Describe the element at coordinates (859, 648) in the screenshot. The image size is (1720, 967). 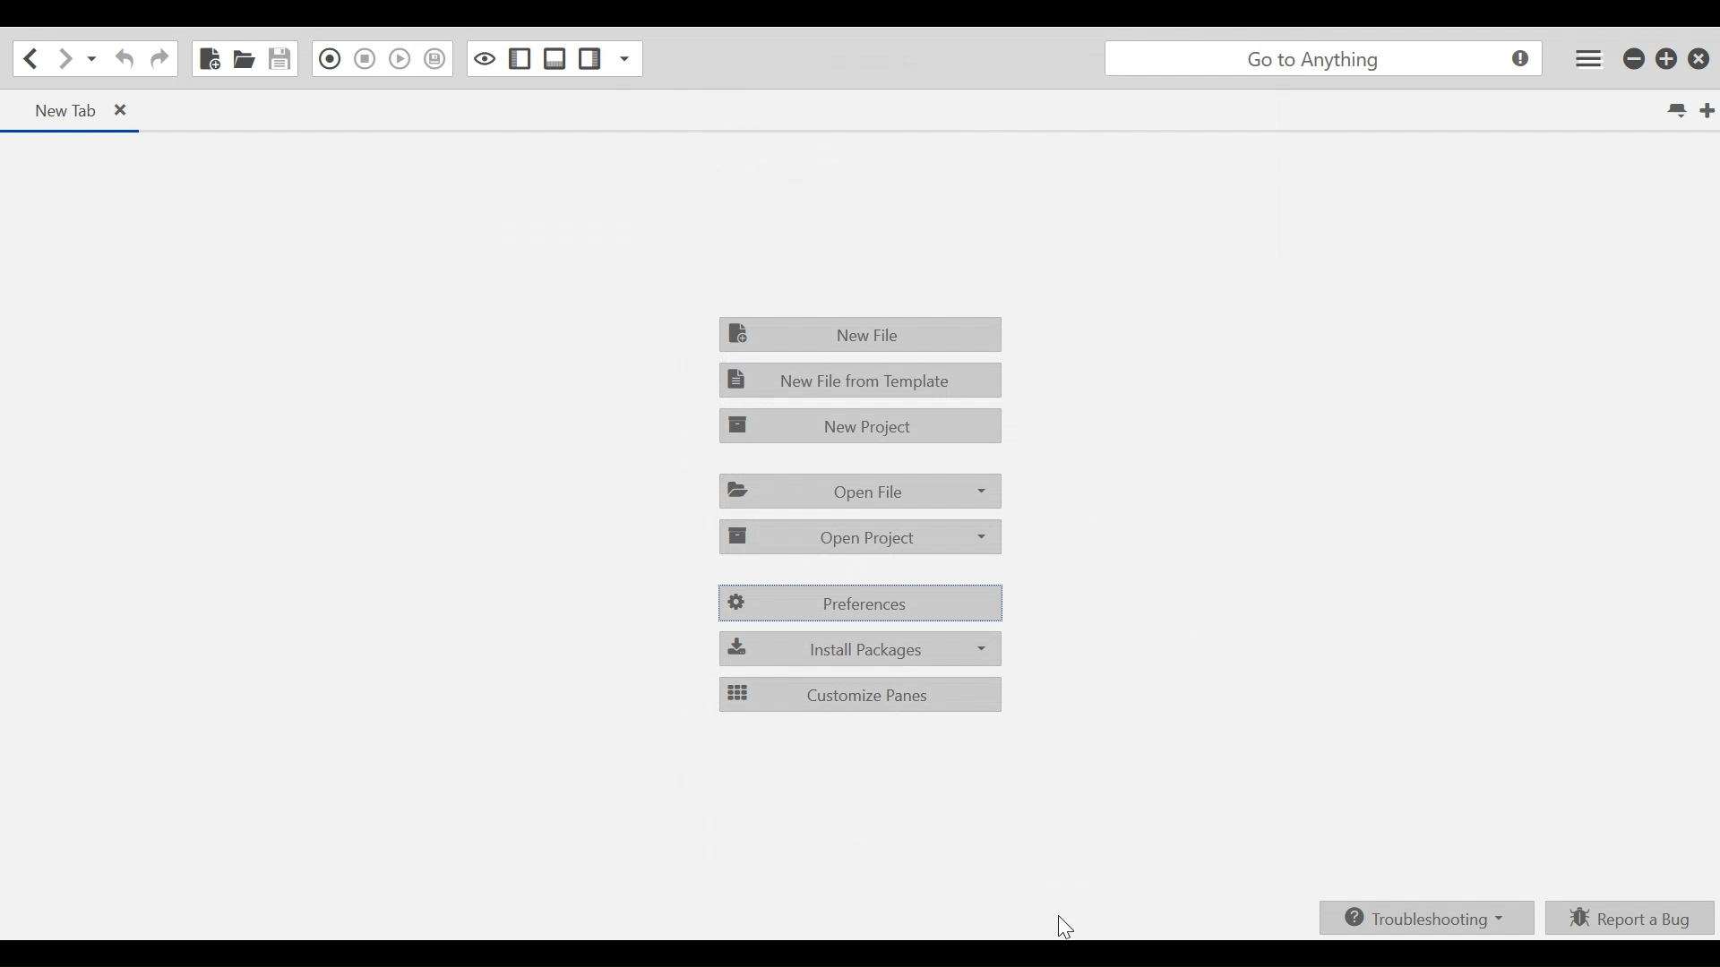
I see `Install packages` at that location.